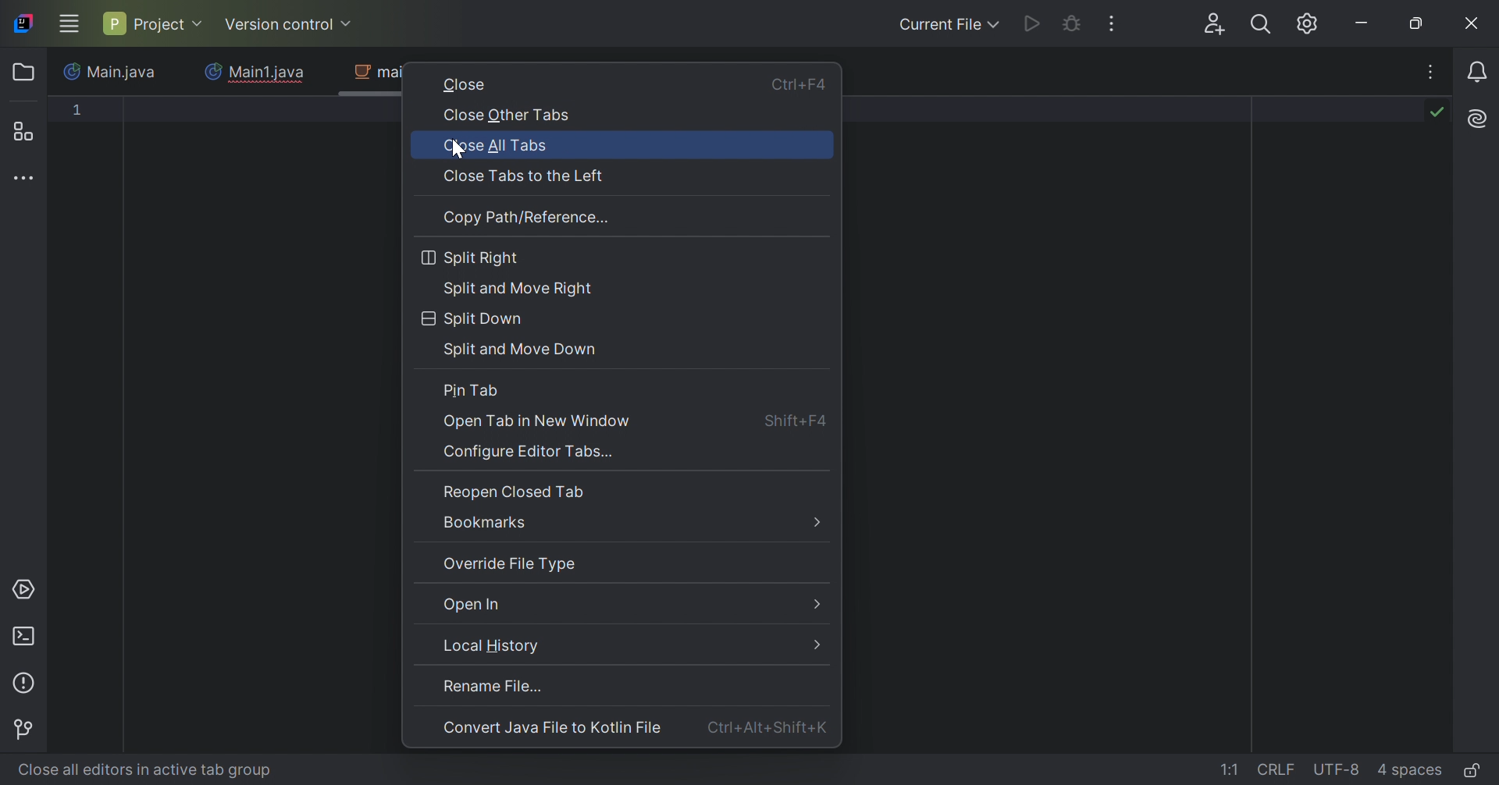  I want to click on Close, so click(1473, 23).